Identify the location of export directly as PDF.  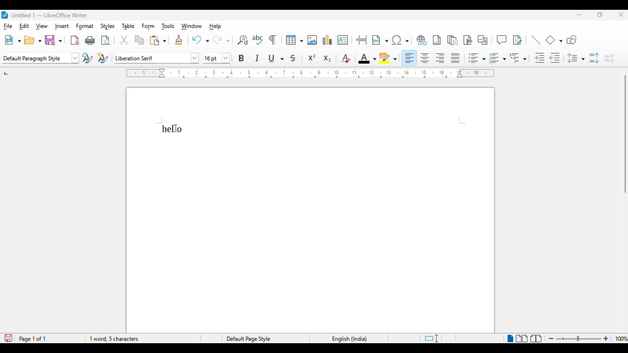
(75, 41).